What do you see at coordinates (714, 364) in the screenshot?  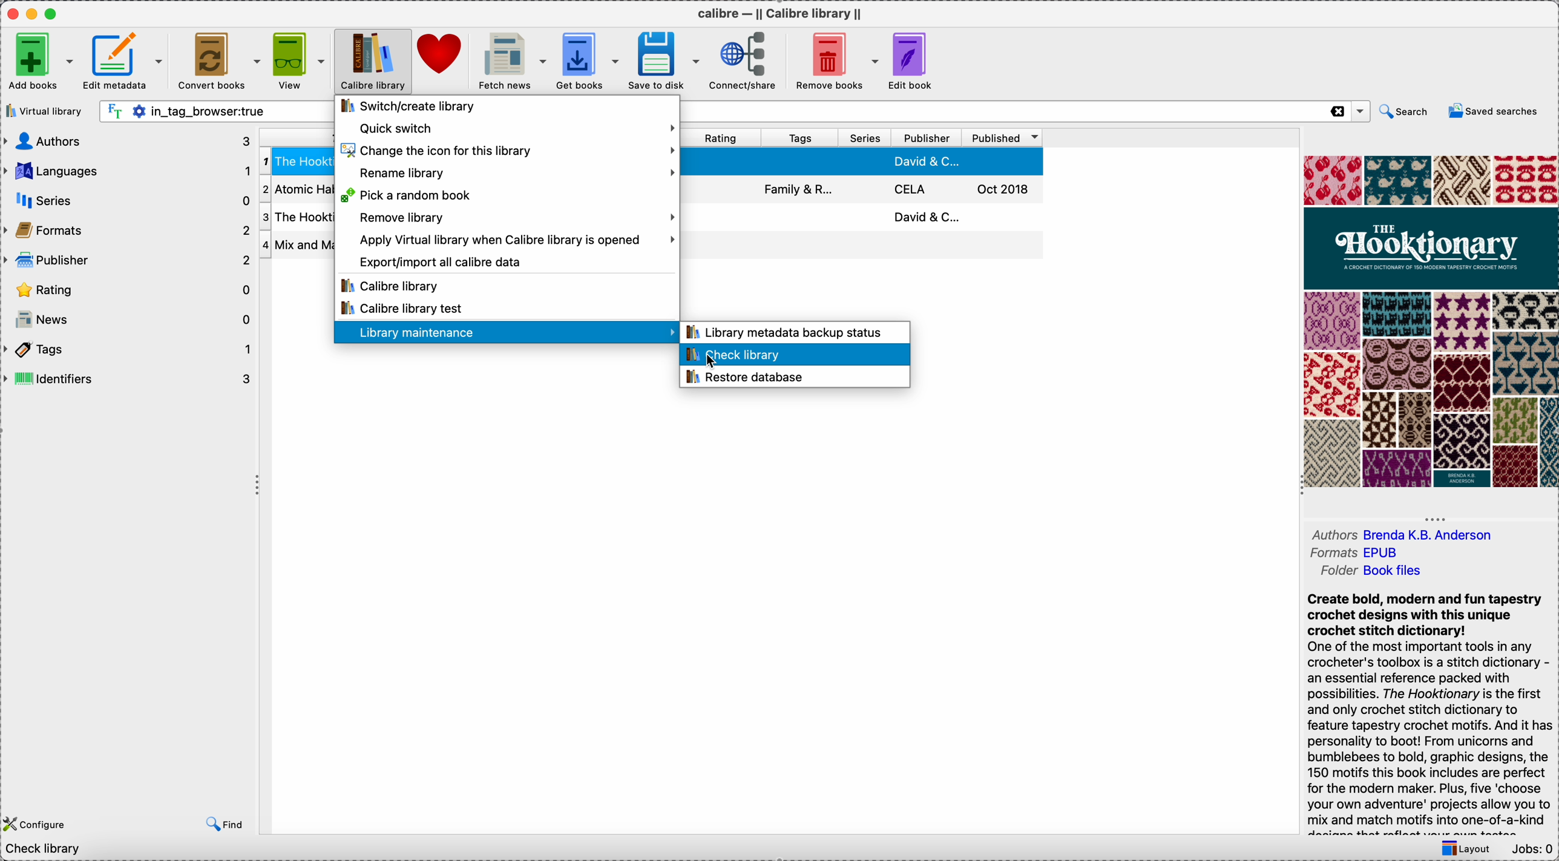 I see `cursor` at bounding box center [714, 364].